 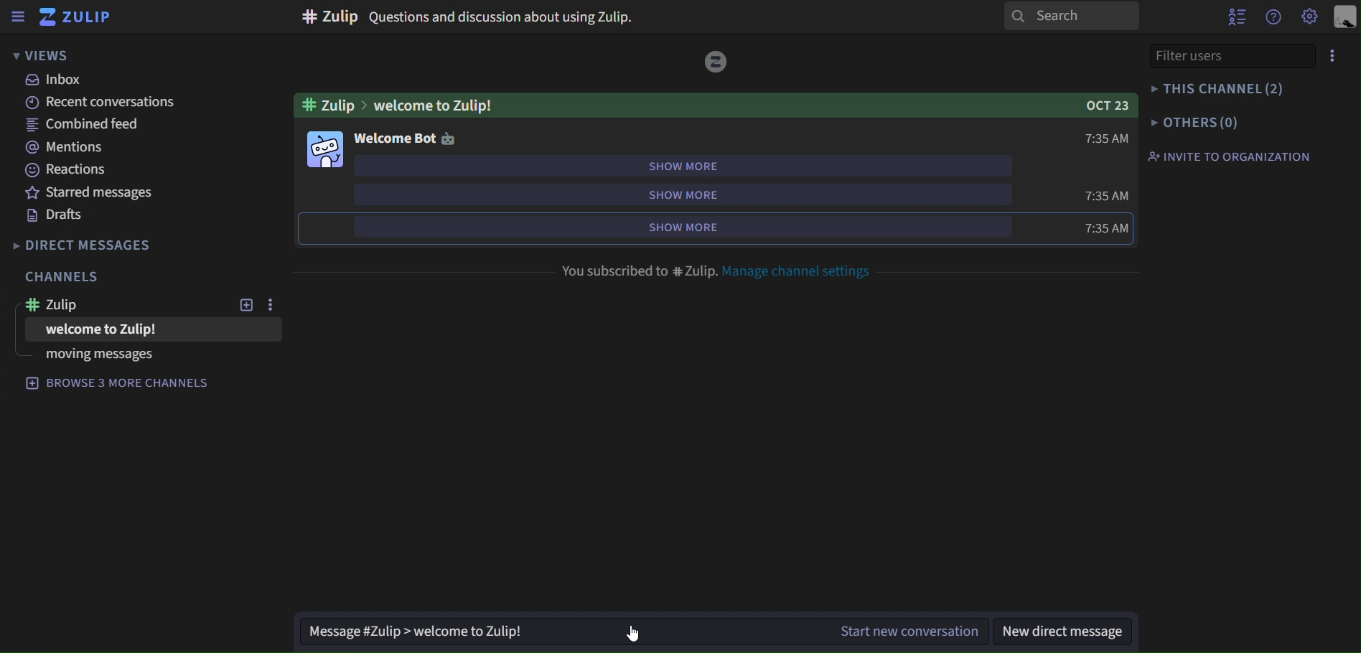 What do you see at coordinates (716, 62) in the screenshot?
I see `logo` at bounding box center [716, 62].